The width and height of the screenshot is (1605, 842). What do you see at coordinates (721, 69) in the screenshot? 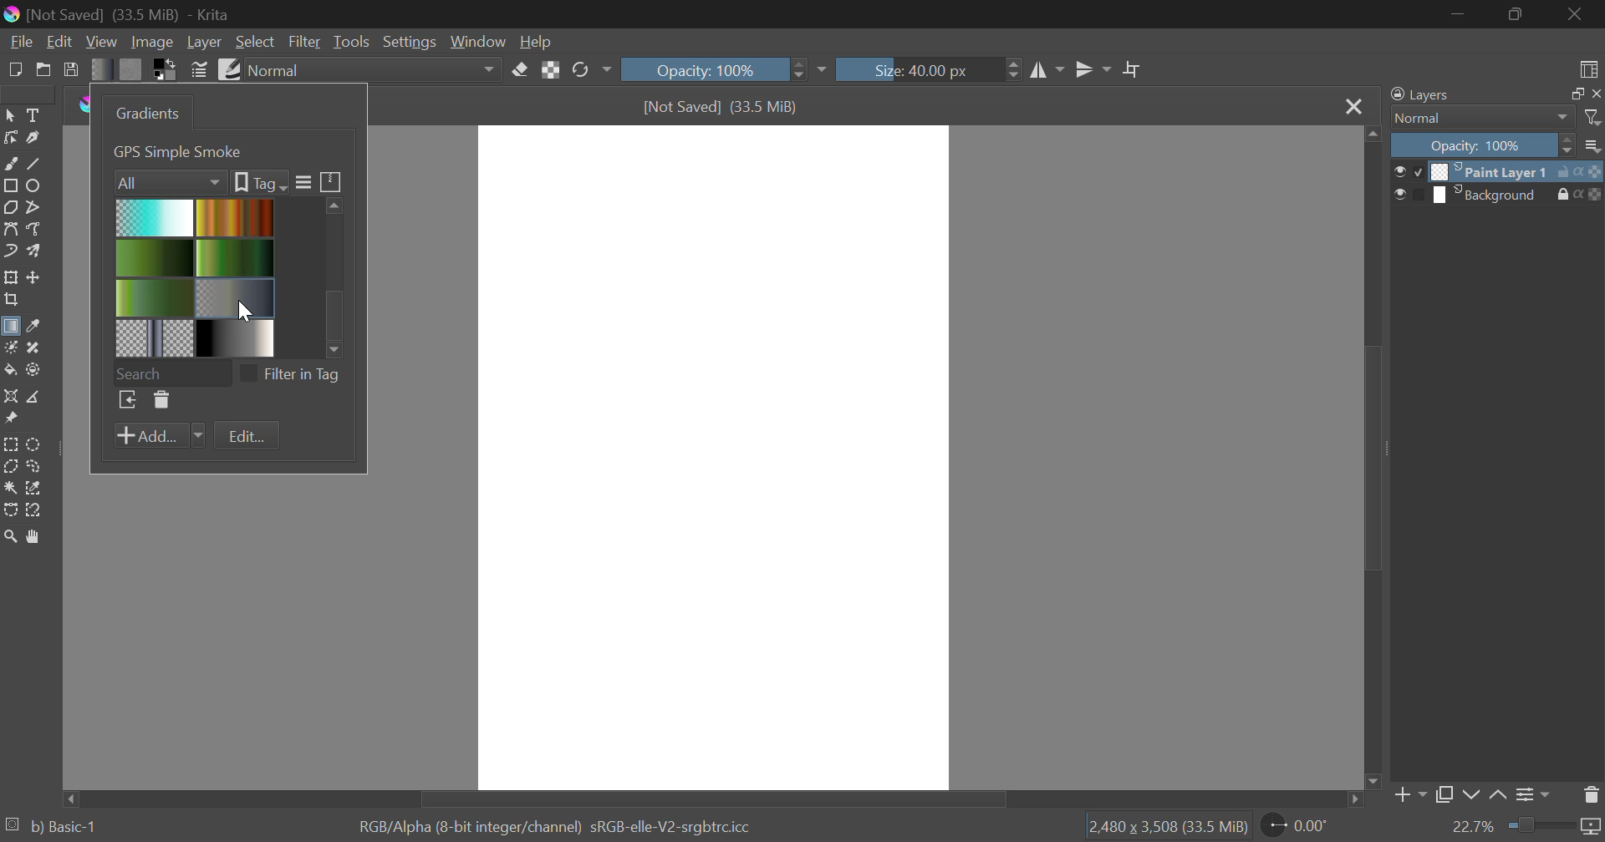
I see `Opacity: 100%` at bounding box center [721, 69].